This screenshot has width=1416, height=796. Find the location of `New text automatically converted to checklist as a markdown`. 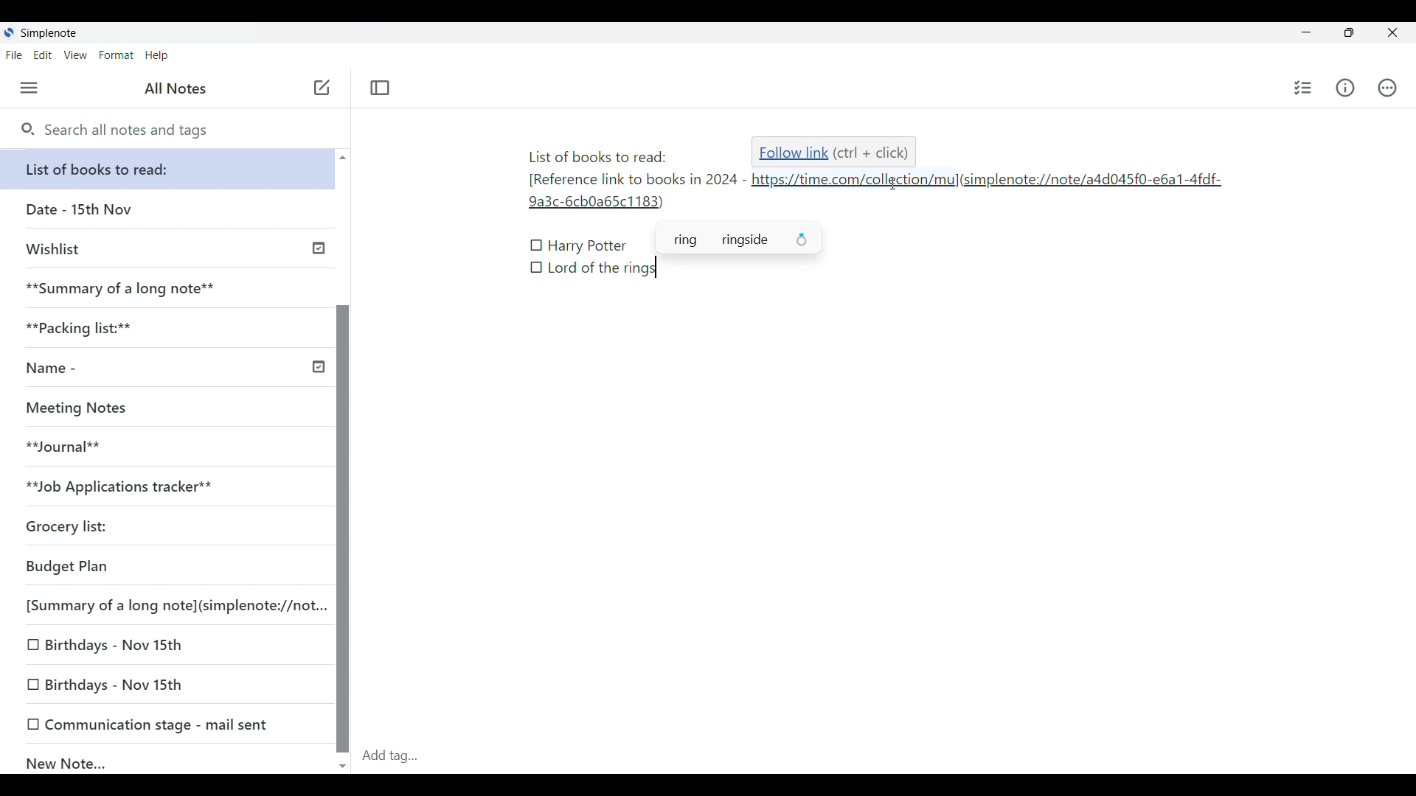

New text automatically converted to checklist as a markdown is located at coordinates (537, 245).